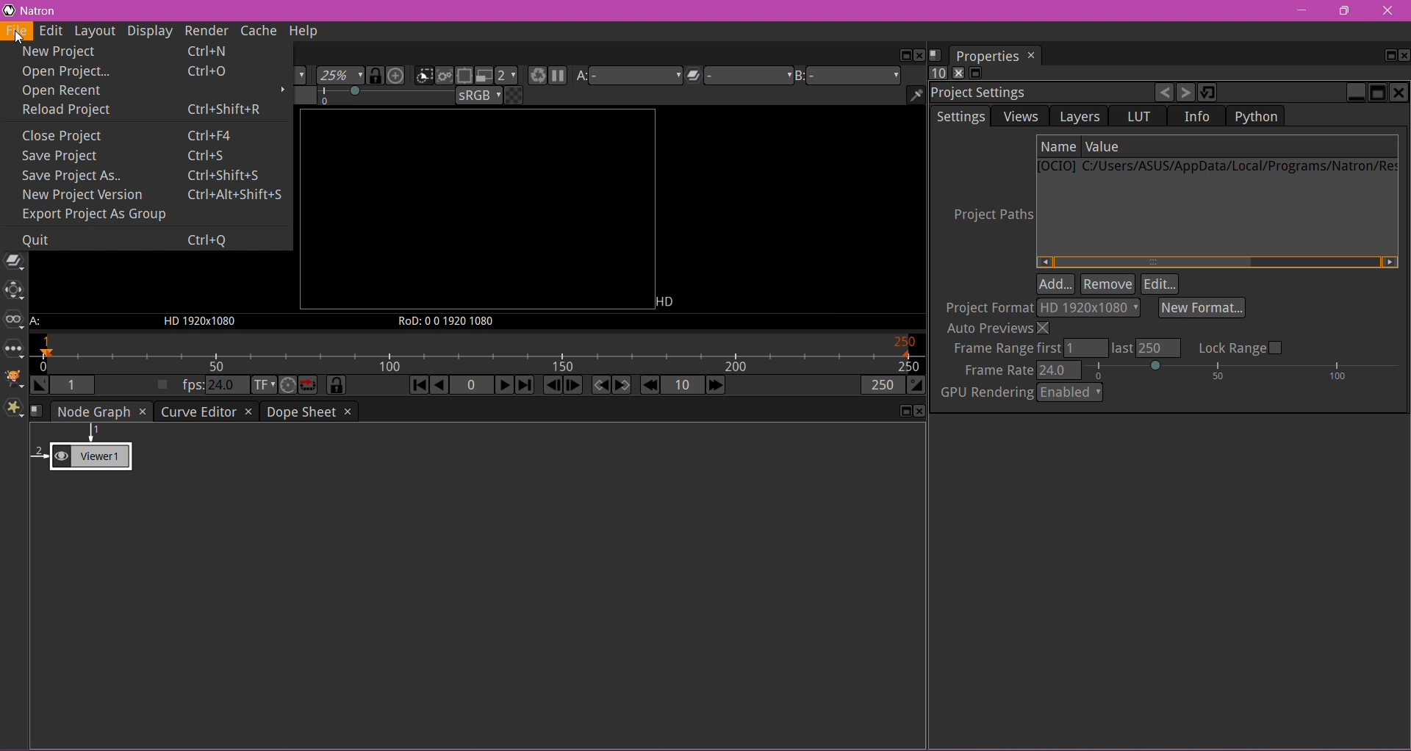 The image size is (1411, 751). I want to click on Scales the image so it doesn't exceed sixe of the viewer and centers it, so click(395, 76).